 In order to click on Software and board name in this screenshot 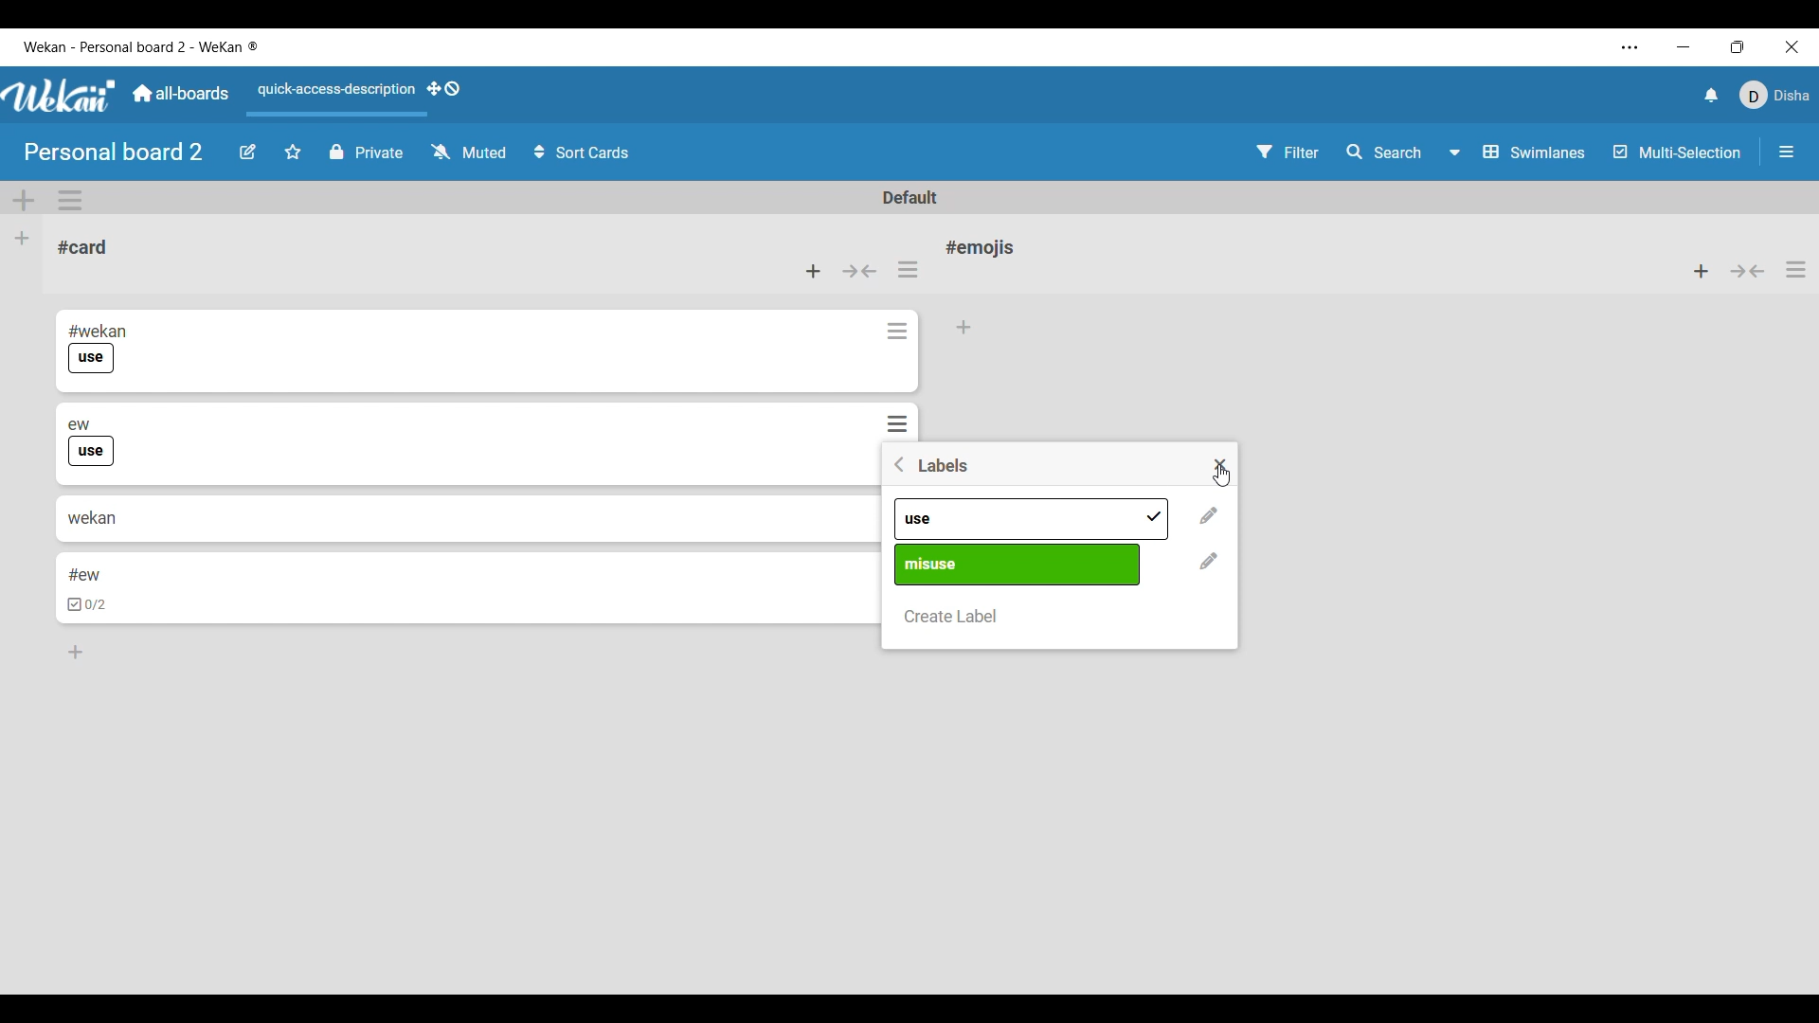, I will do `click(139, 46)`.